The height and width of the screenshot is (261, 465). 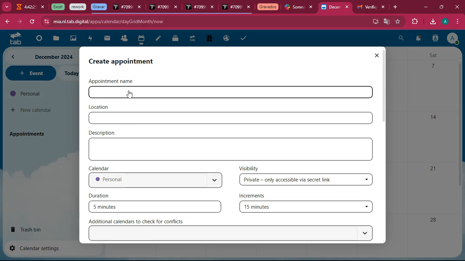 What do you see at coordinates (268, 7) in the screenshot?
I see `tab` at bounding box center [268, 7].